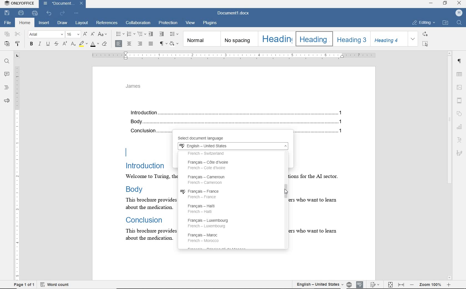  I want to click on Heading 2, so click(313, 39).